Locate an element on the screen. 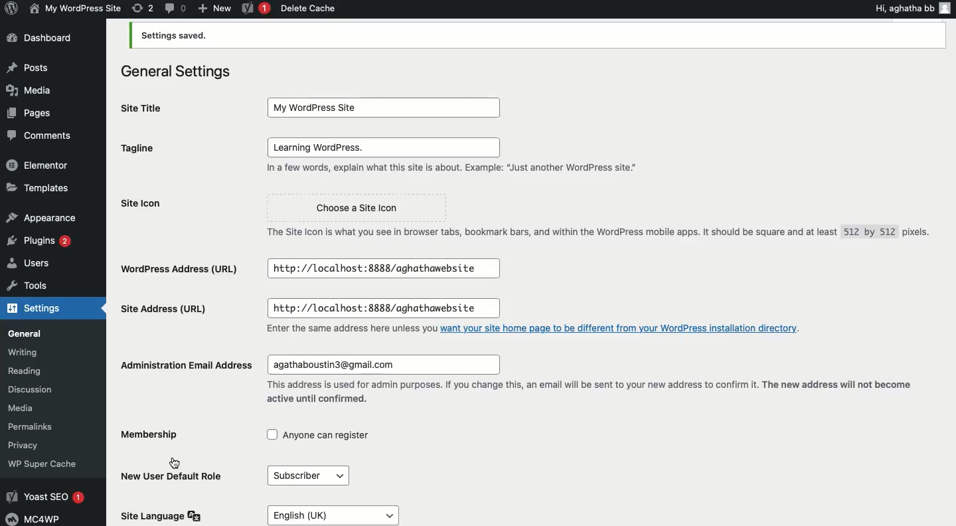 The height and width of the screenshot is (526, 956). Appearance is located at coordinates (41, 215).